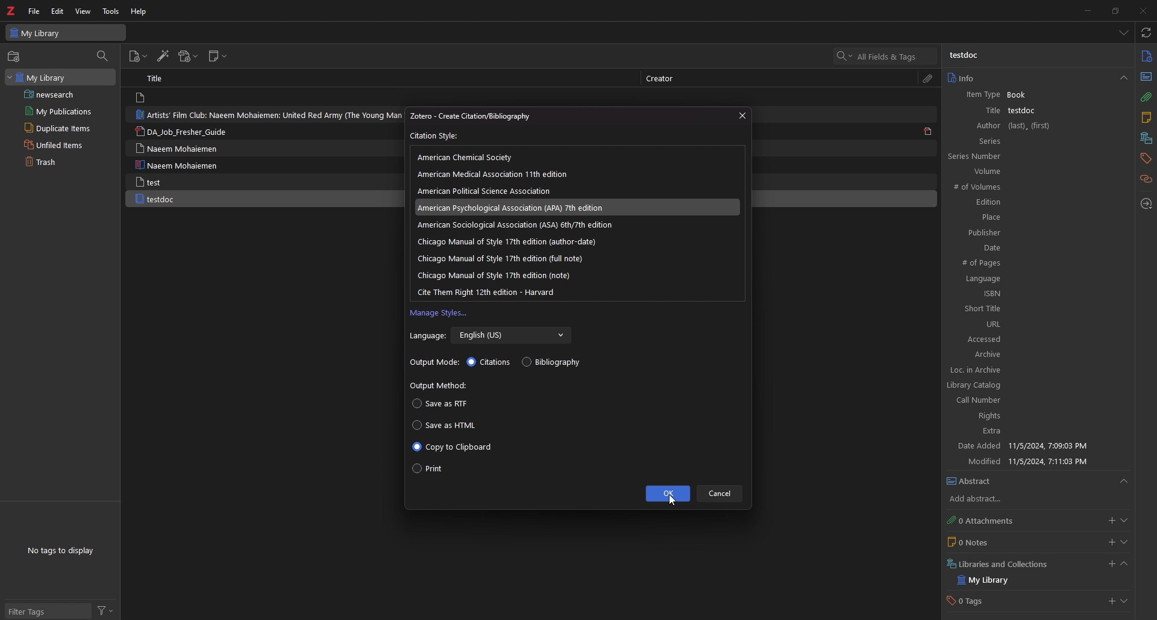  What do you see at coordinates (440, 405) in the screenshot?
I see `save as rtf` at bounding box center [440, 405].